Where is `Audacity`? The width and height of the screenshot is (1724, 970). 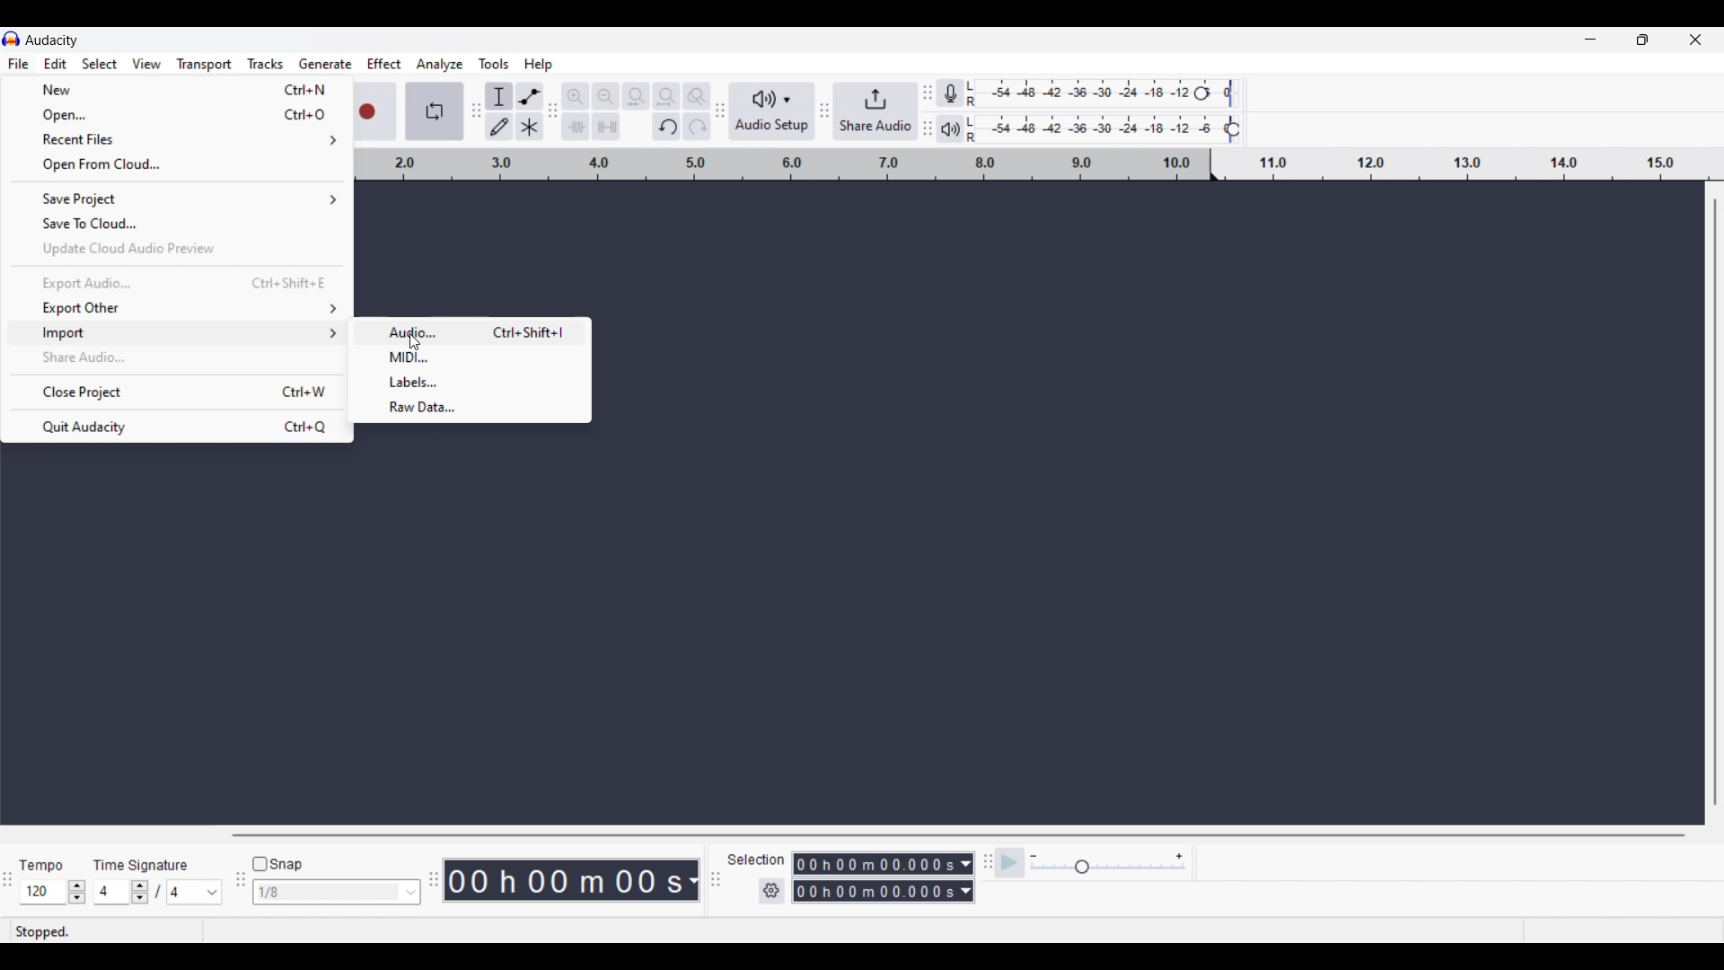 Audacity is located at coordinates (55, 40).